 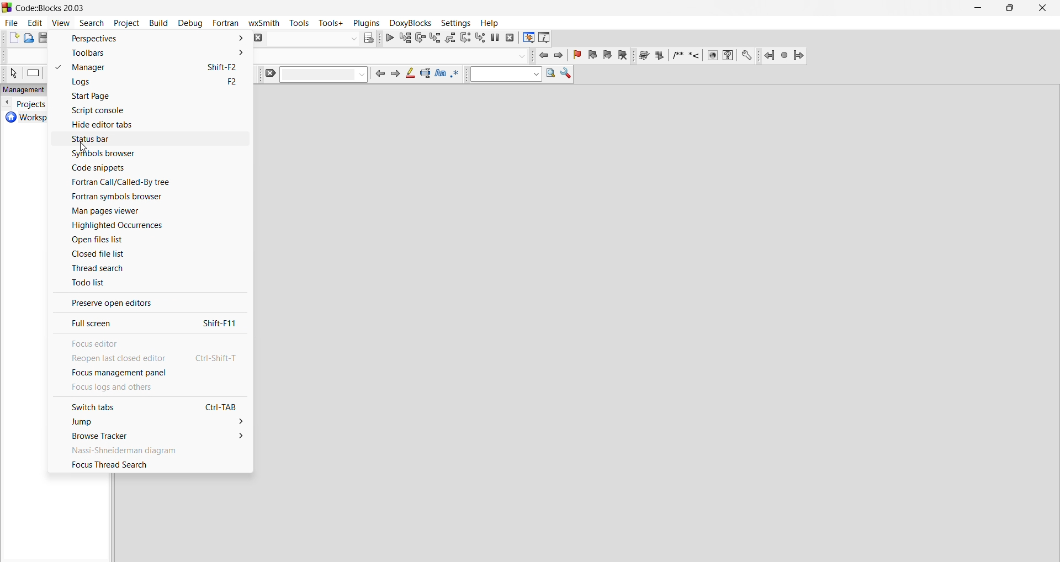 What do you see at coordinates (150, 341) in the screenshot?
I see `focus editor` at bounding box center [150, 341].